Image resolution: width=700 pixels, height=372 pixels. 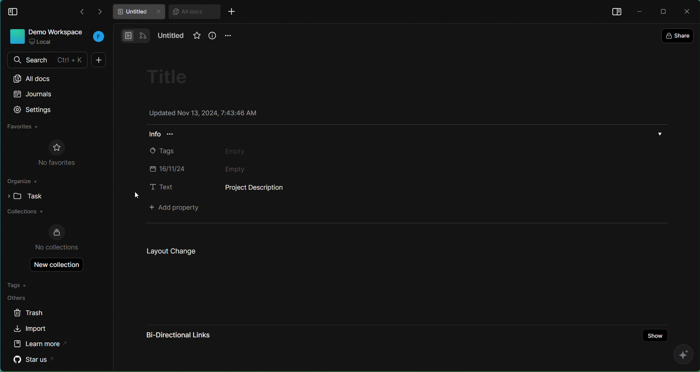 What do you see at coordinates (35, 360) in the screenshot?
I see `) starus` at bounding box center [35, 360].